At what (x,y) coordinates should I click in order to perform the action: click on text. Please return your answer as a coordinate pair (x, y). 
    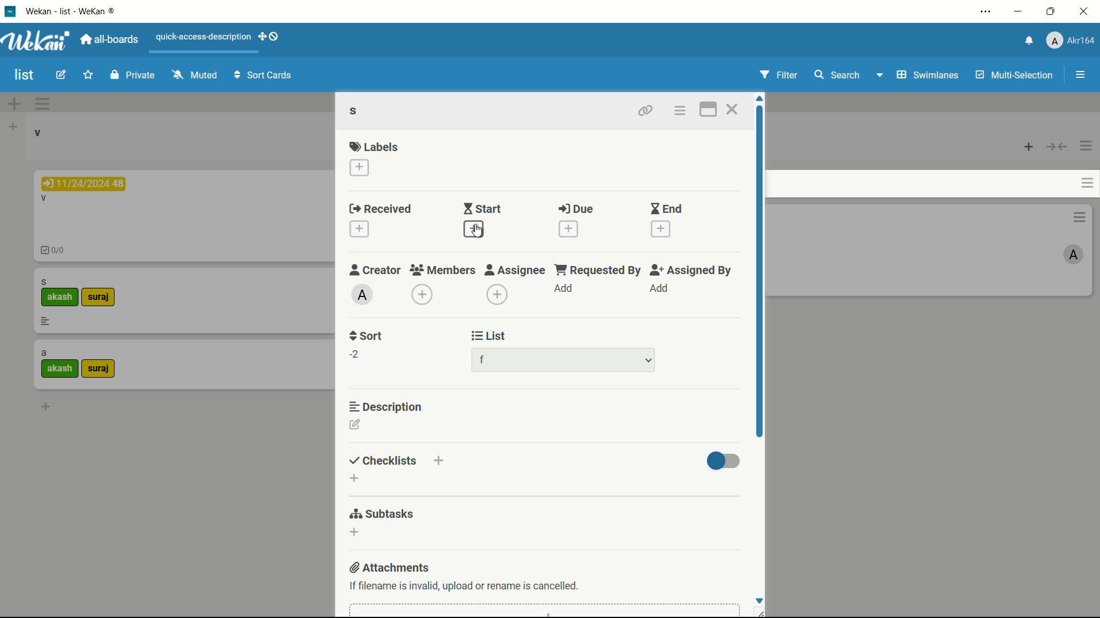
    Looking at the image, I should click on (463, 585).